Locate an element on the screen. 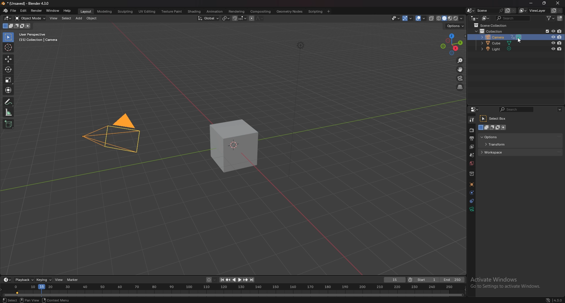  disable in renders is located at coordinates (559, 37).